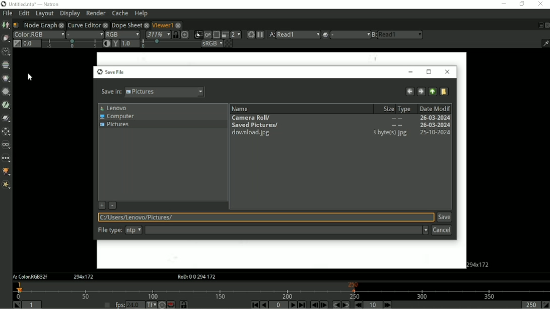  What do you see at coordinates (109, 93) in the screenshot?
I see `Save in` at bounding box center [109, 93].